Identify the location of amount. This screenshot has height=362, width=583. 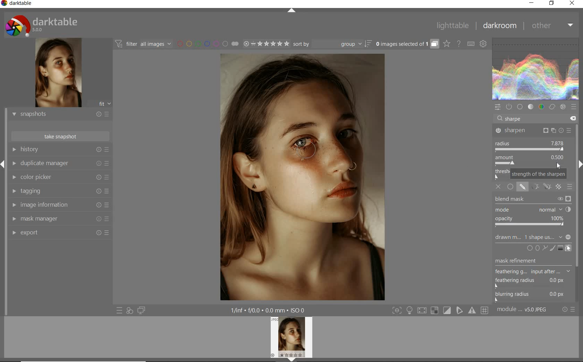
(529, 161).